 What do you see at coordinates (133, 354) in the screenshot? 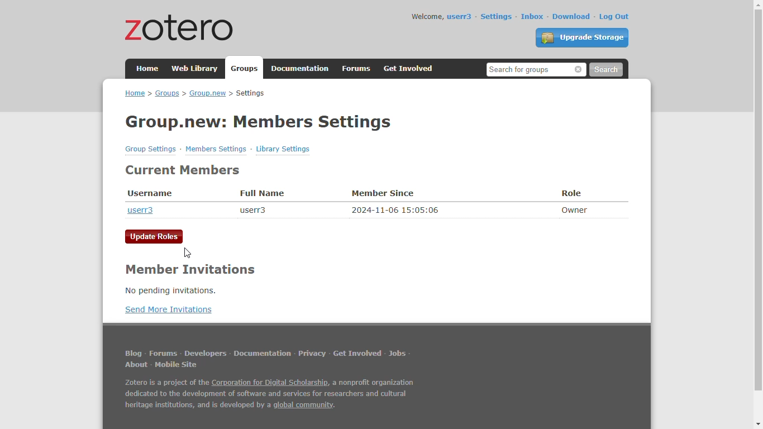
I see `blog` at bounding box center [133, 354].